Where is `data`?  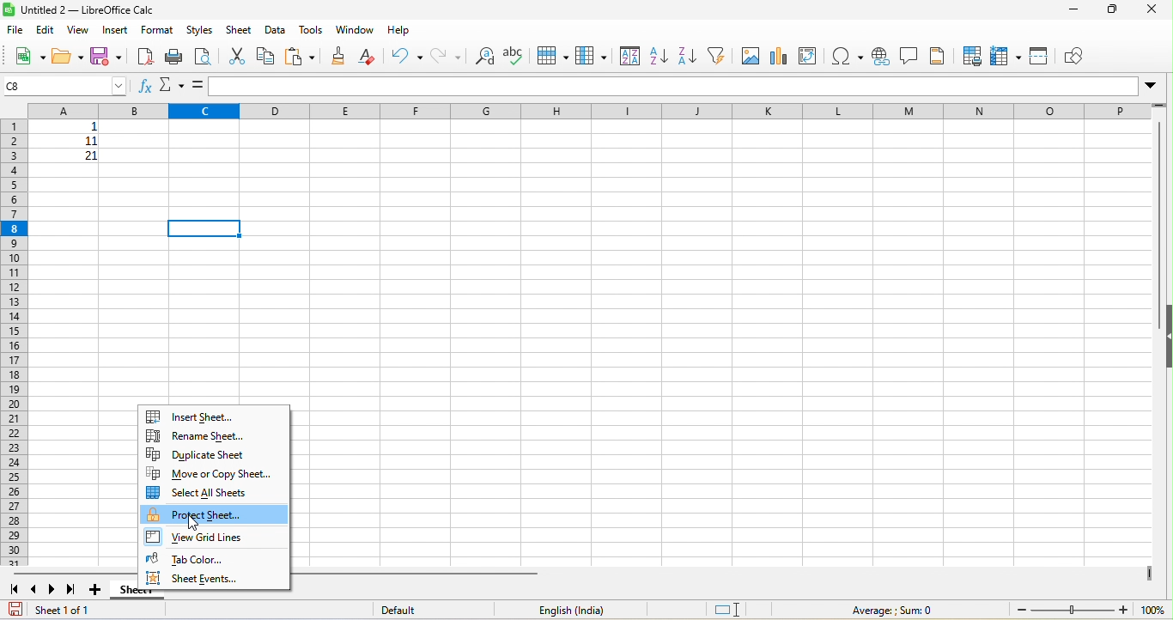
data is located at coordinates (274, 30).